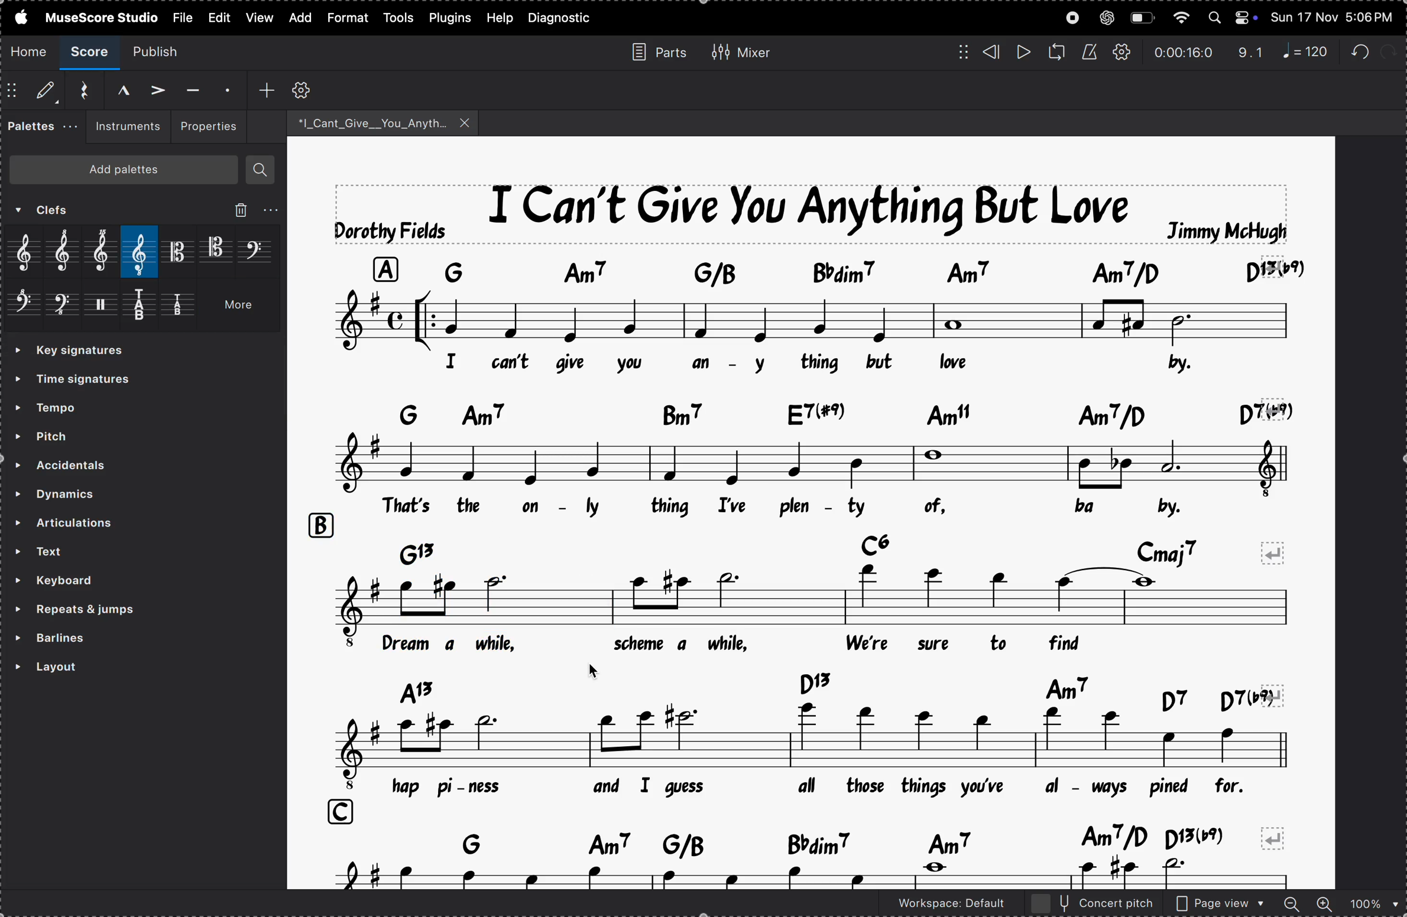  Describe the element at coordinates (951, 607) in the screenshot. I see `notes` at that location.